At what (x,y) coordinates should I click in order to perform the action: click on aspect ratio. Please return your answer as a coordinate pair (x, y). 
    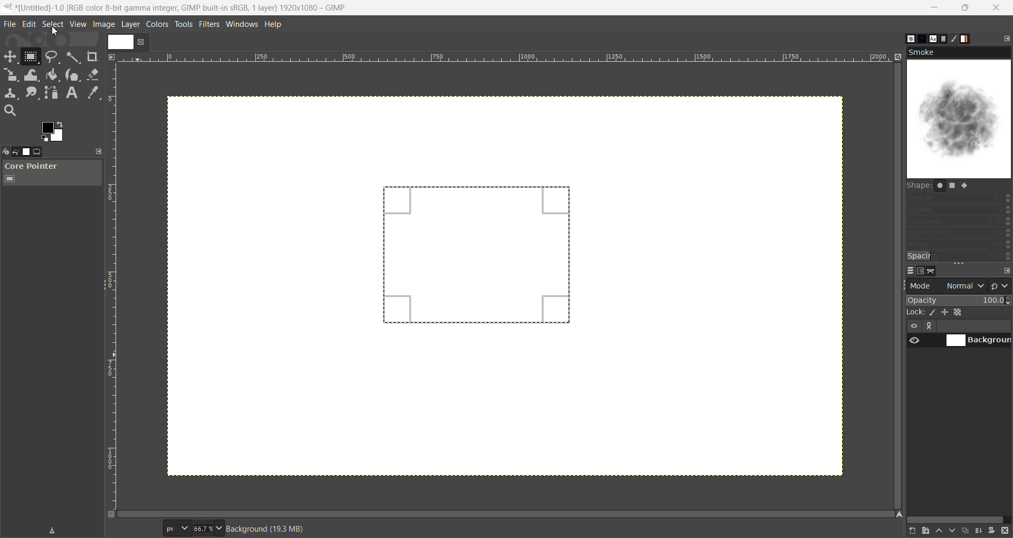
    Looking at the image, I should click on (959, 234).